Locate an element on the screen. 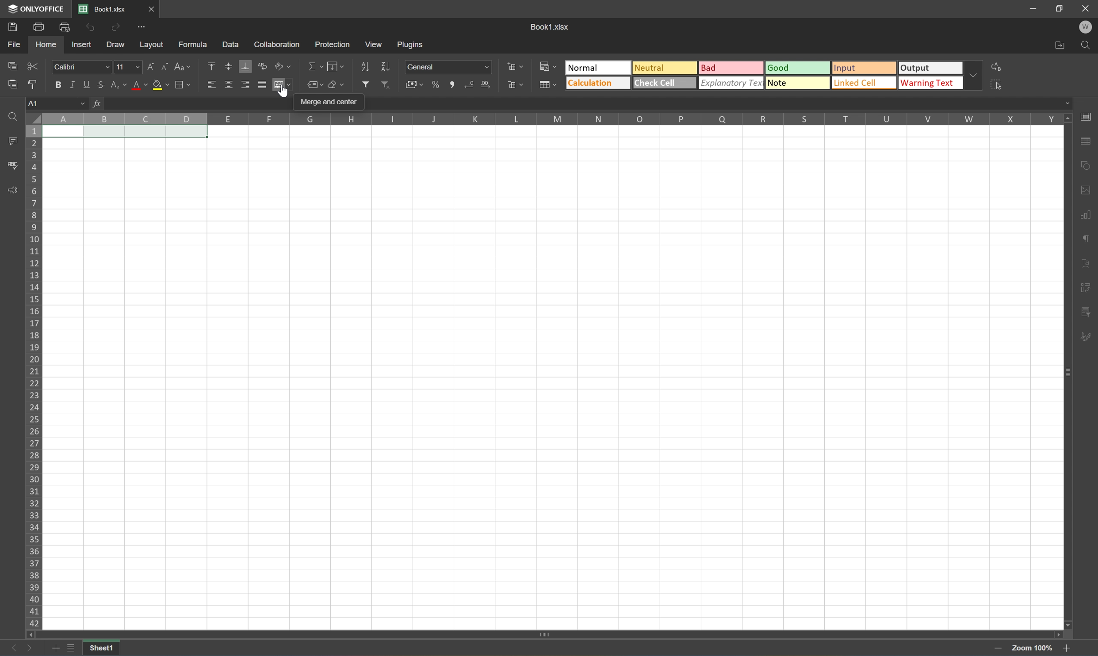 This screenshot has width=1098, height=656. Increase decimal is located at coordinates (486, 85).